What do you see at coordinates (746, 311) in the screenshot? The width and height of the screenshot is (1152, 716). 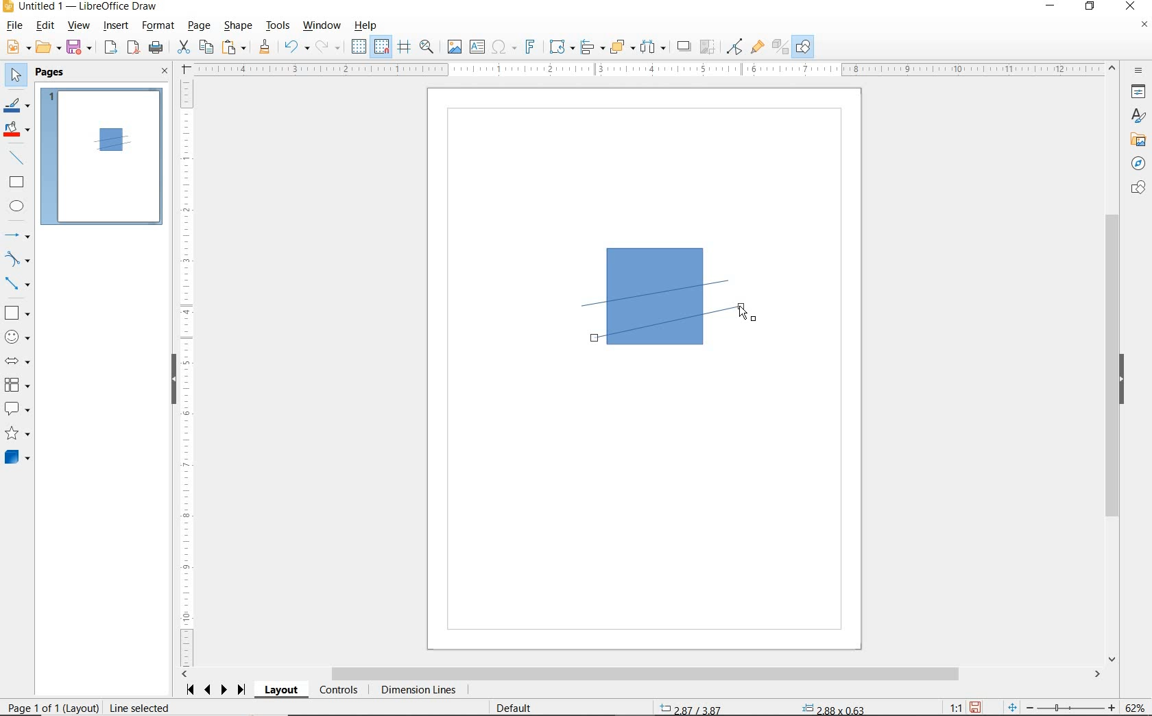 I see `LINE TOOL AT DRAG` at bounding box center [746, 311].